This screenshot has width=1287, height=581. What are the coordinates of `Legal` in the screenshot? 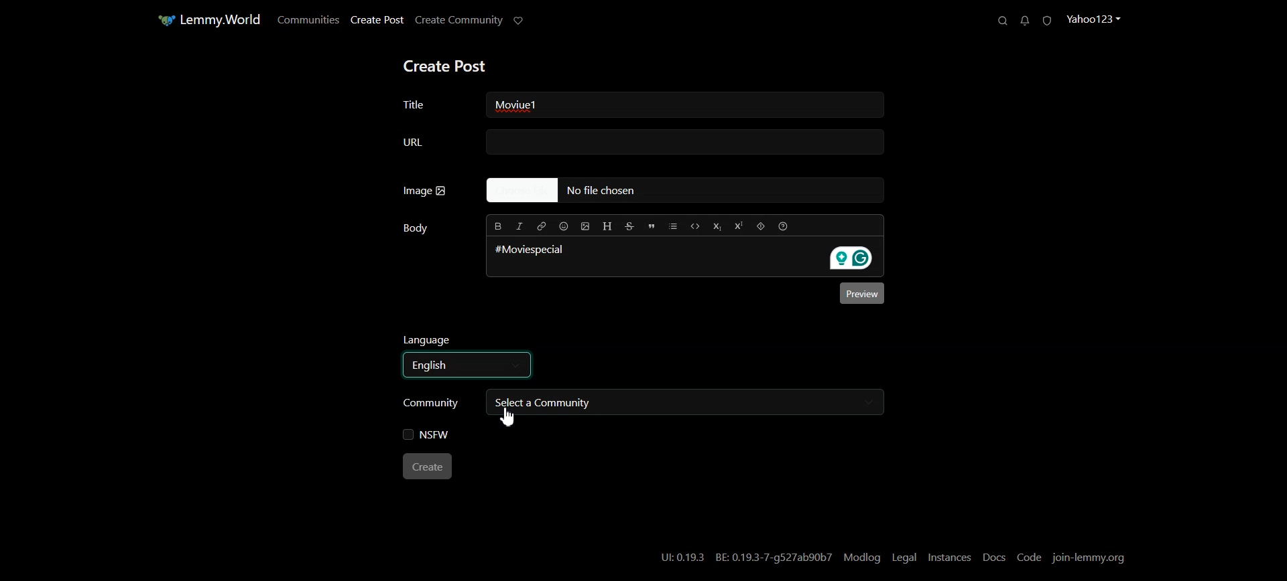 It's located at (904, 557).